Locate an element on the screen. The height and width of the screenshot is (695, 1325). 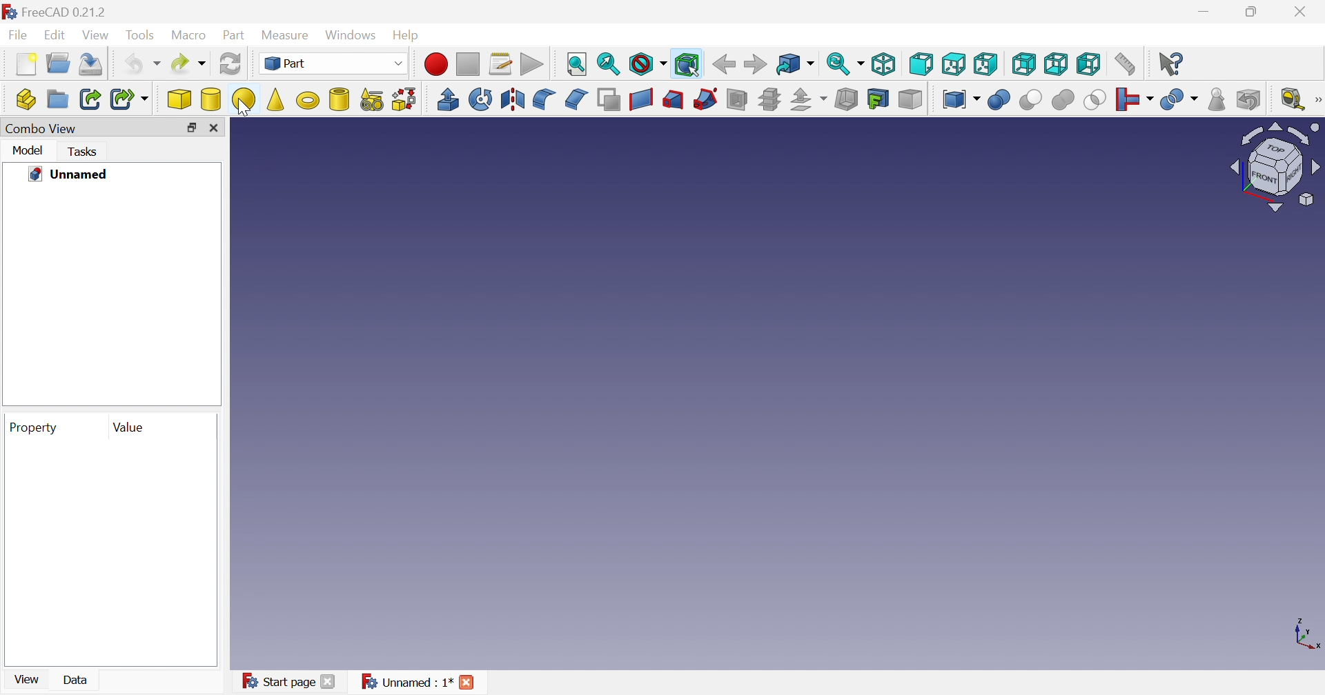
File is located at coordinates (21, 35).